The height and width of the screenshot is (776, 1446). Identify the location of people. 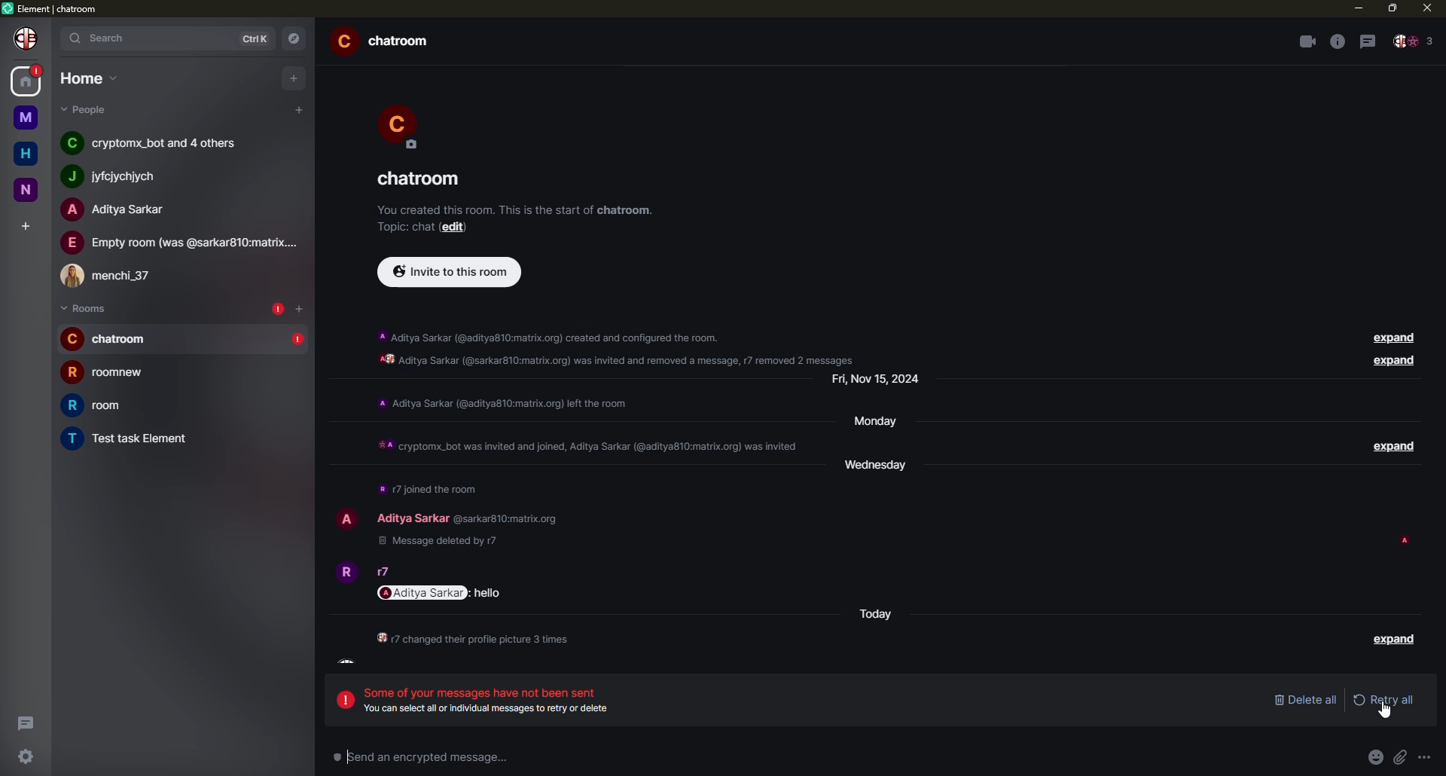
(179, 243).